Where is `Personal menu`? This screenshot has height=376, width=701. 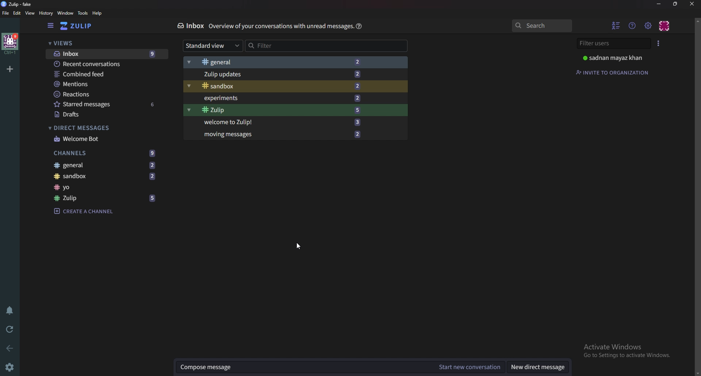
Personal menu is located at coordinates (665, 26).